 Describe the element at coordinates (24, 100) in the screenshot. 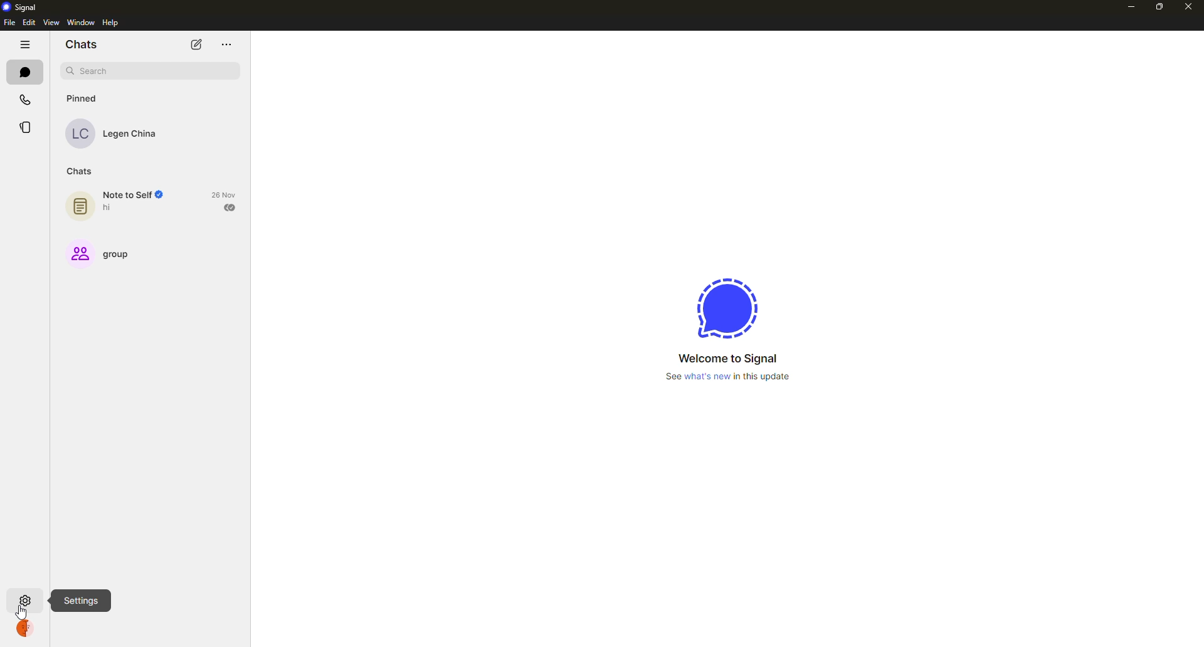

I see `calls` at that location.